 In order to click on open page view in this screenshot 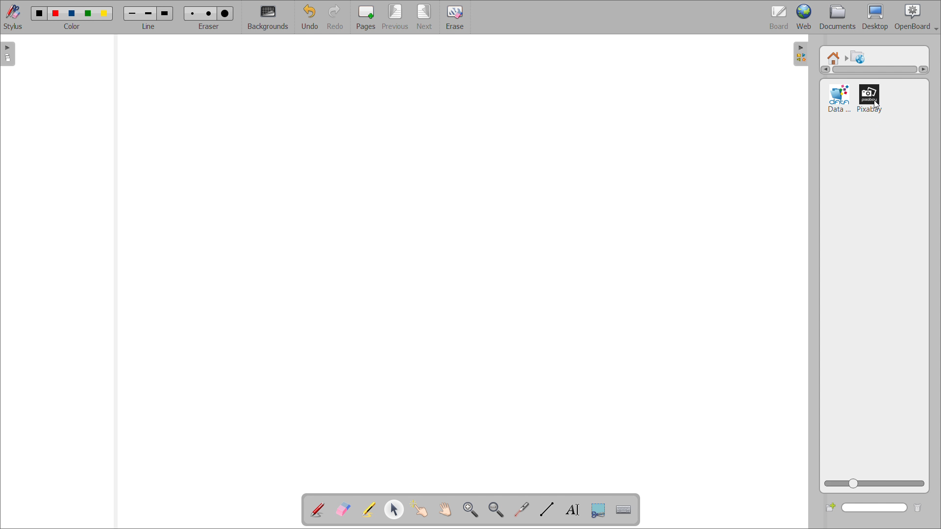, I will do `click(8, 54)`.